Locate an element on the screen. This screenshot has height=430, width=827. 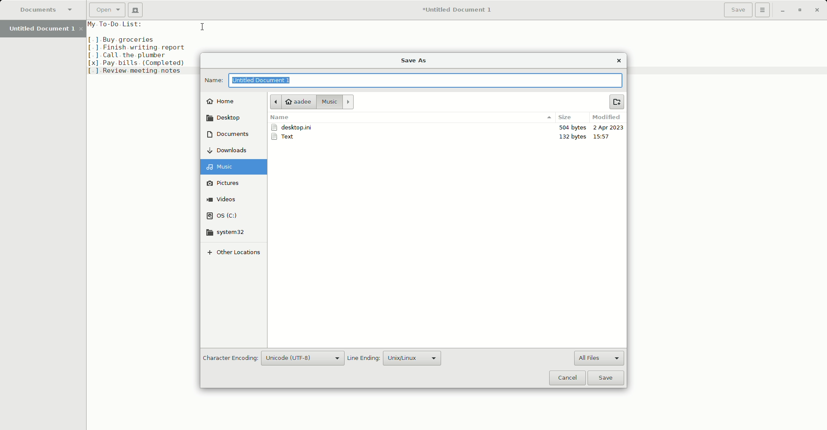
Other locations is located at coordinates (233, 255).